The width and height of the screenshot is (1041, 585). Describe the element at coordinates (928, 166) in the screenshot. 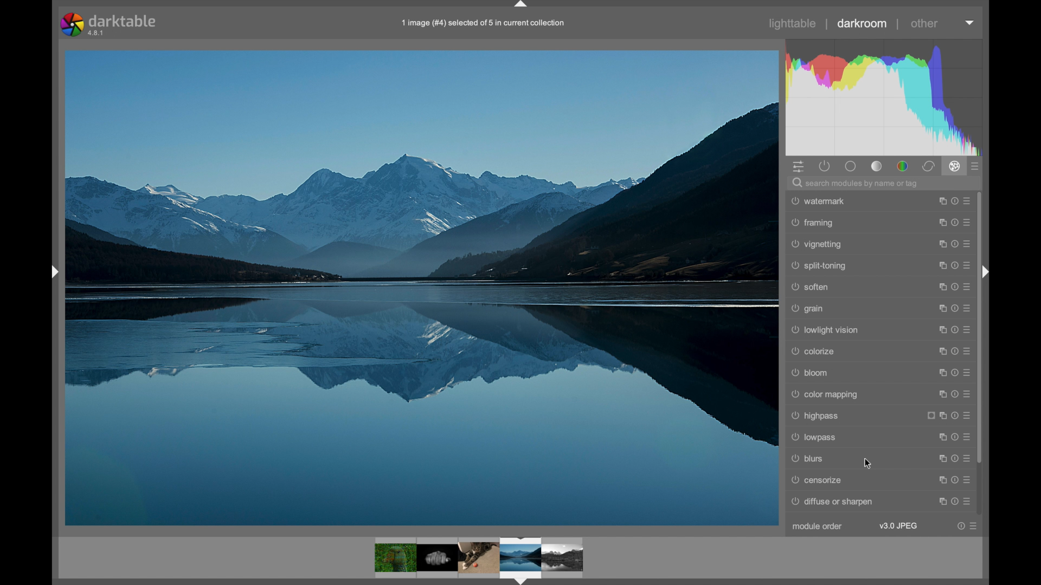

I see `correct` at that location.